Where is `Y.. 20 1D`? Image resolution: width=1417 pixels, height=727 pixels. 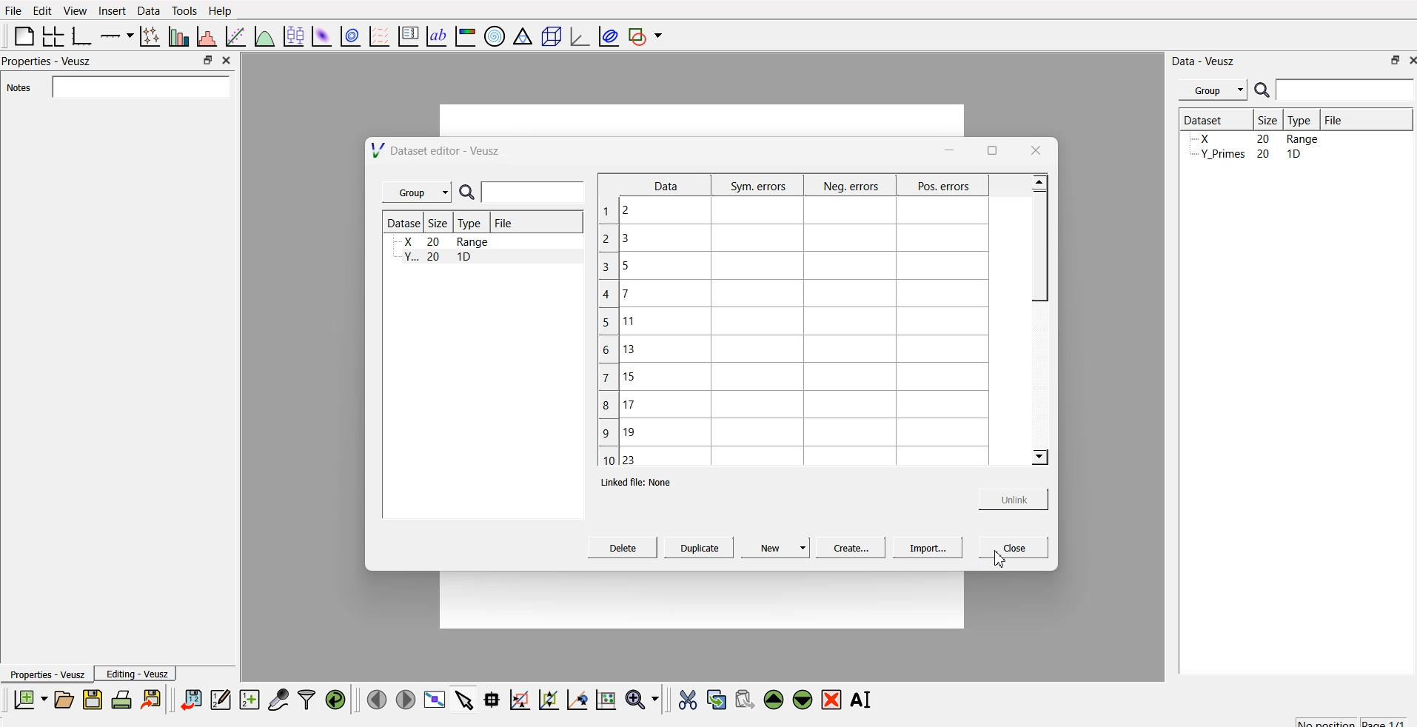
Y.. 20 1D is located at coordinates (442, 241).